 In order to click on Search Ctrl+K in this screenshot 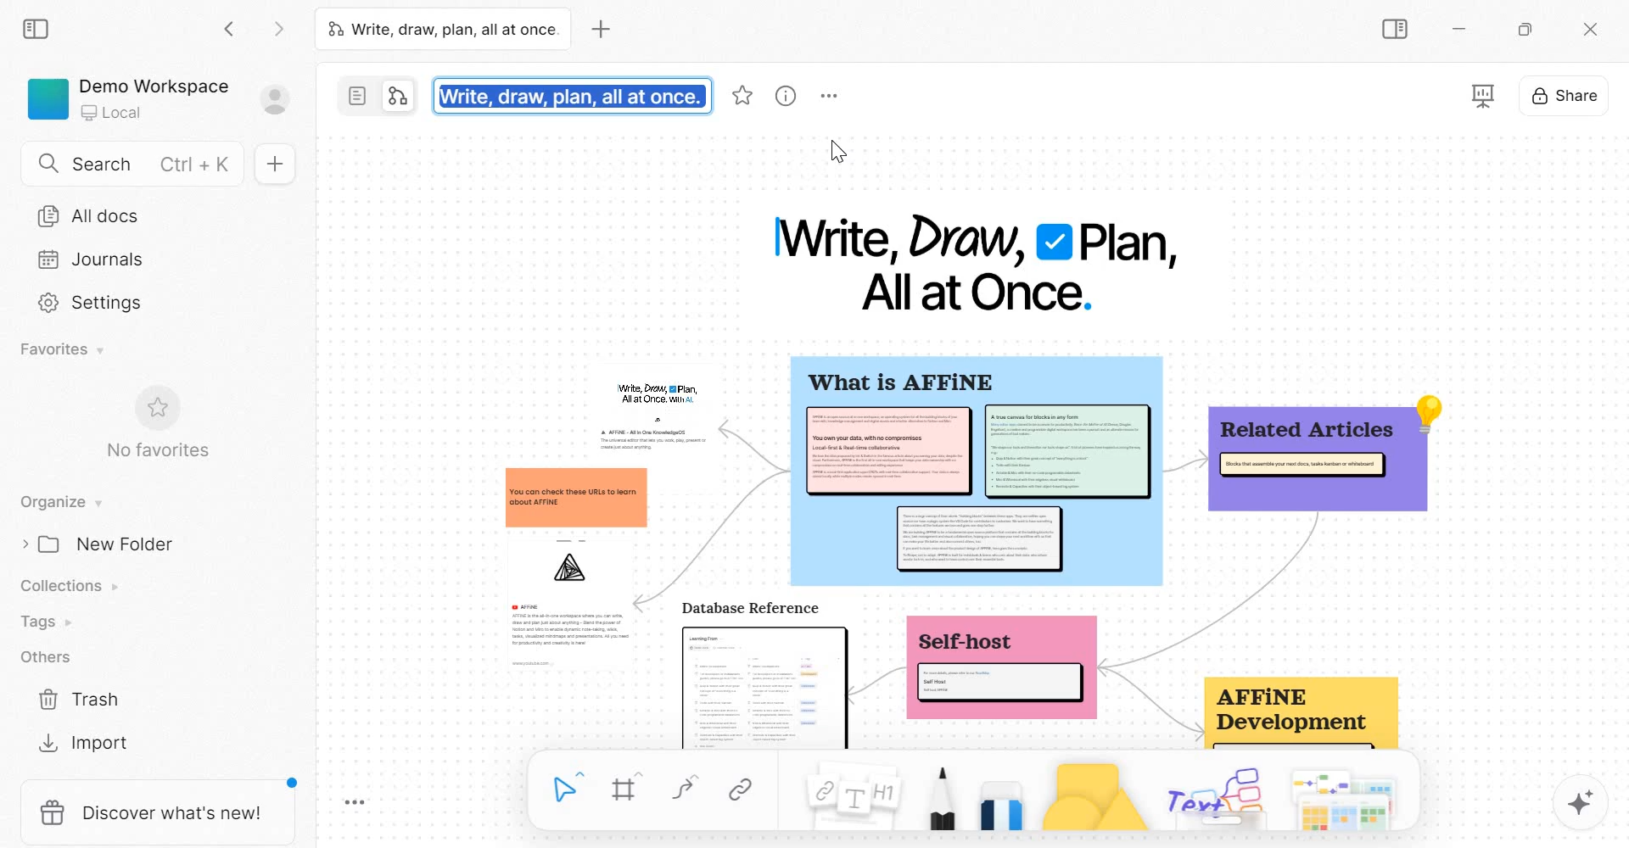, I will do `click(135, 160)`.